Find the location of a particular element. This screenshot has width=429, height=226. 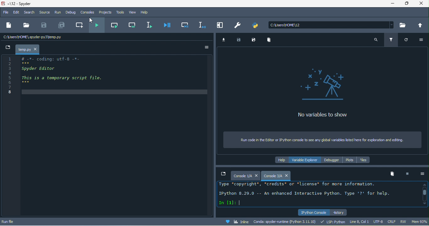

edit is located at coordinates (16, 12).